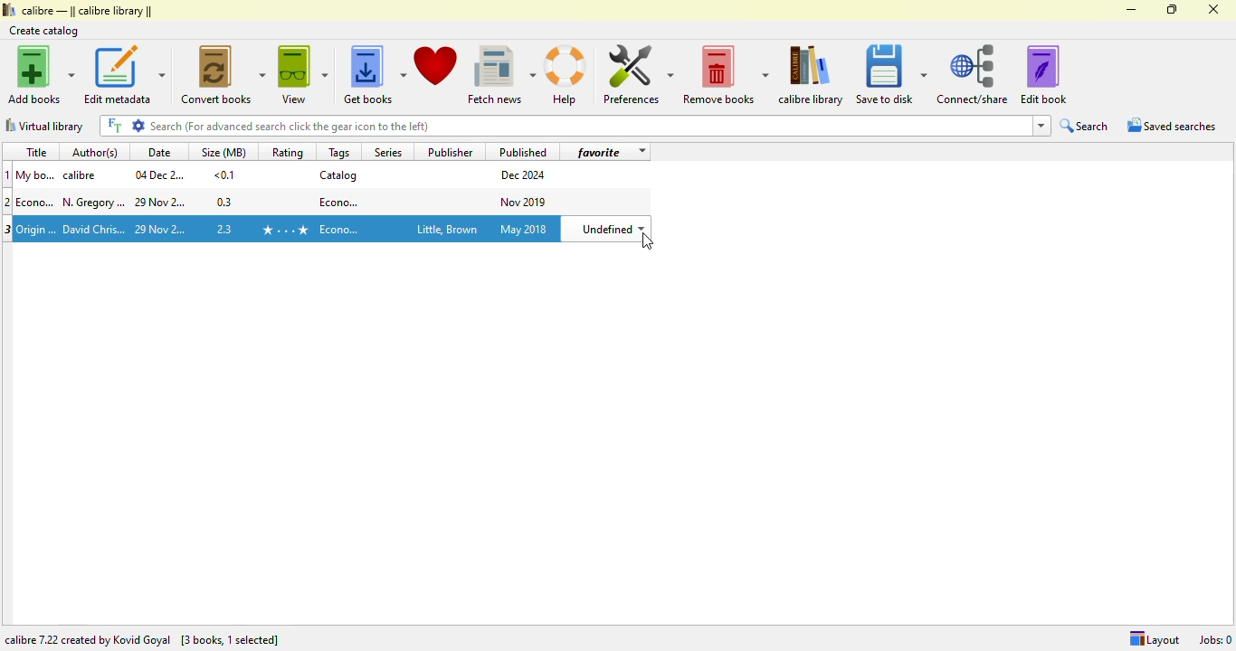  Describe the element at coordinates (726, 75) in the screenshot. I see `remove books` at that location.